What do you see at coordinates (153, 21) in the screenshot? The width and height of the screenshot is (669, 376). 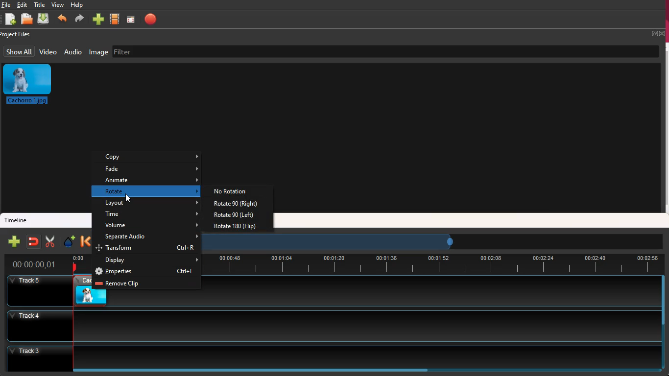 I see `stop` at bounding box center [153, 21].